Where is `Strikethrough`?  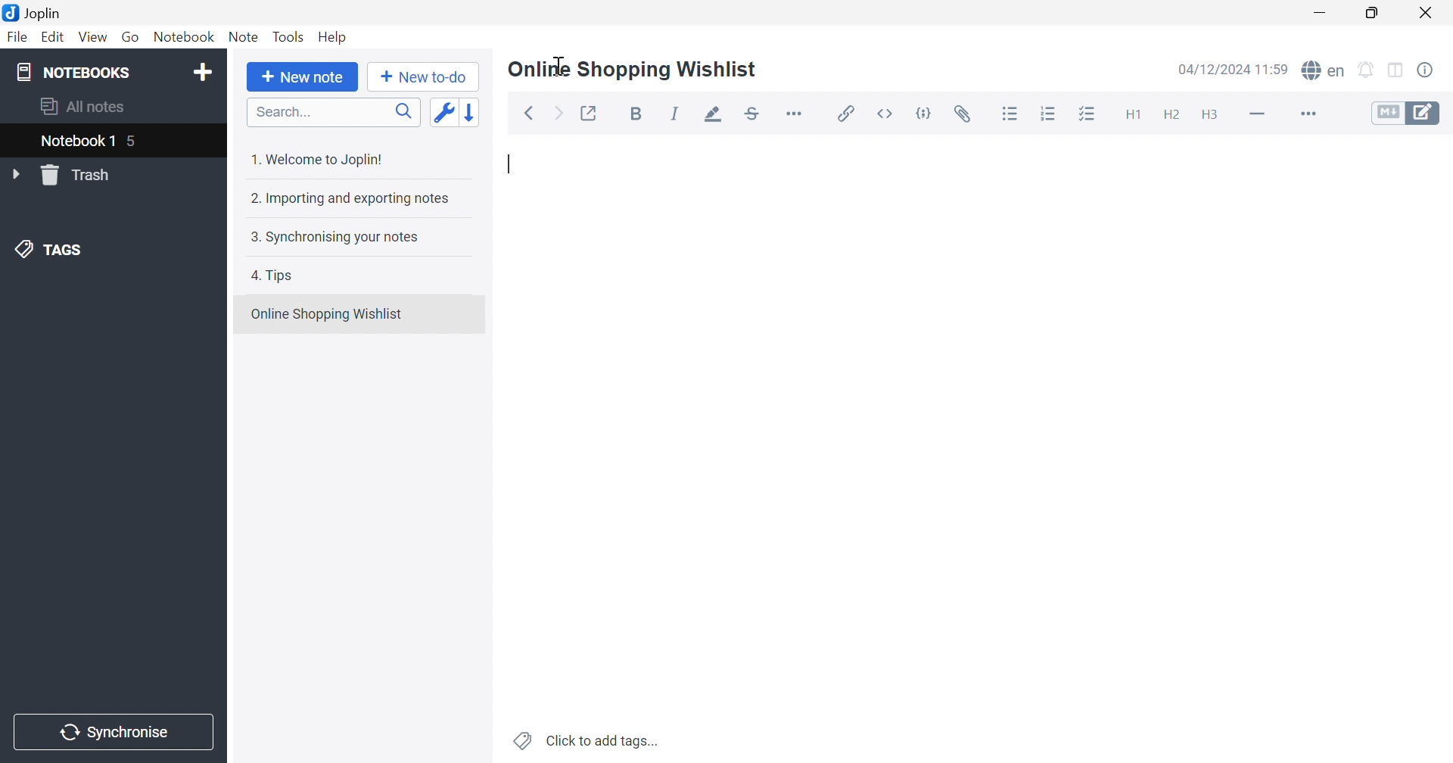
Strikethrough is located at coordinates (751, 114).